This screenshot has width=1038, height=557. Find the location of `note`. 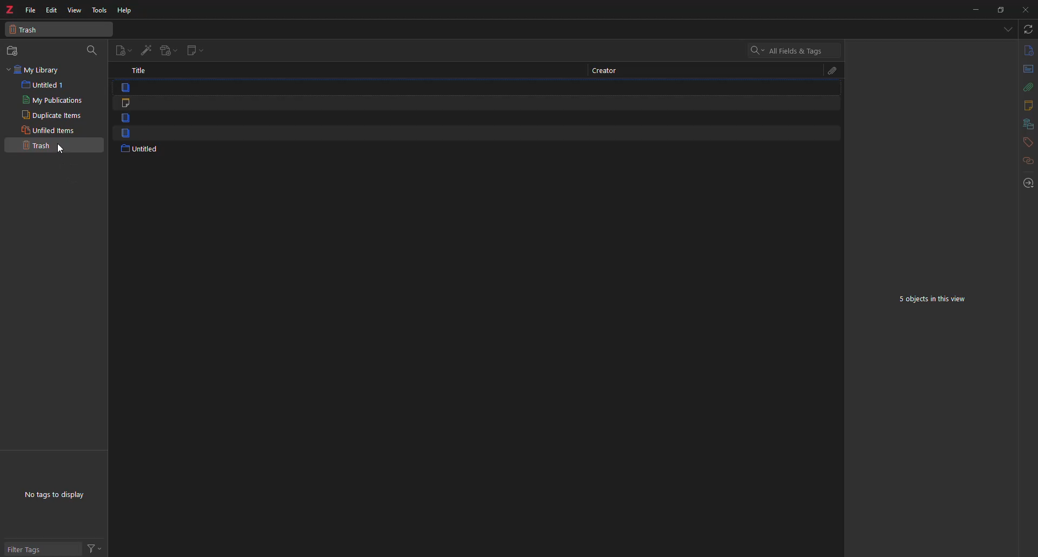

note is located at coordinates (125, 103).